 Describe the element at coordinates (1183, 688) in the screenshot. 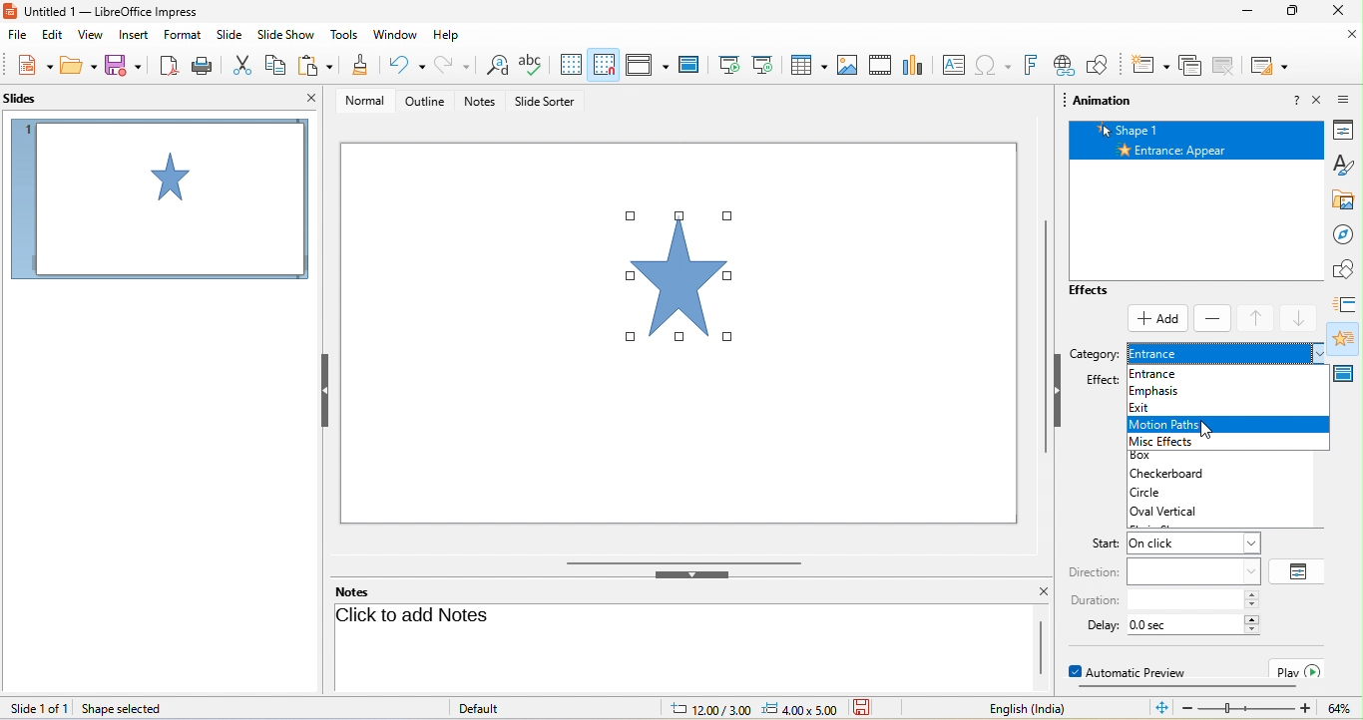

I see `horizontal scroll bar` at that location.